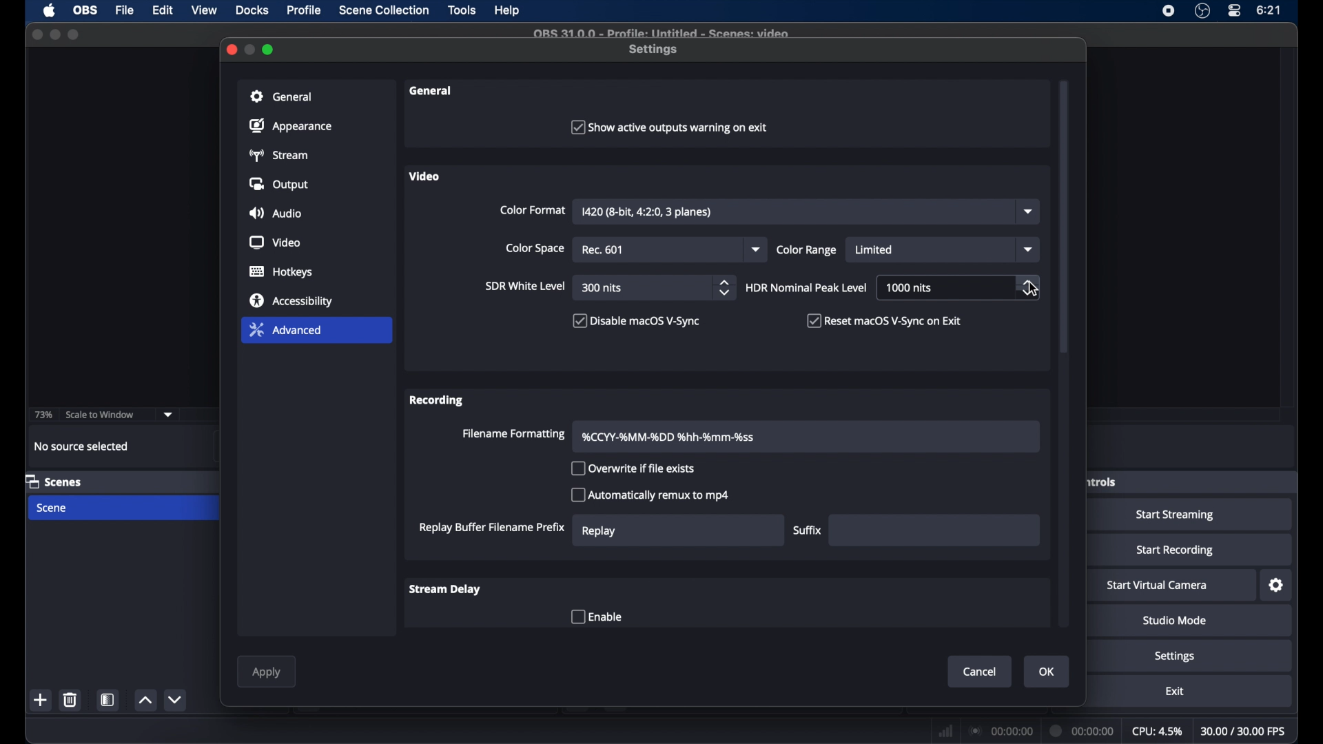 The width and height of the screenshot is (1323, 744). Describe the element at coordinates (943, 730) in the screenshot. I see `network` at that location.